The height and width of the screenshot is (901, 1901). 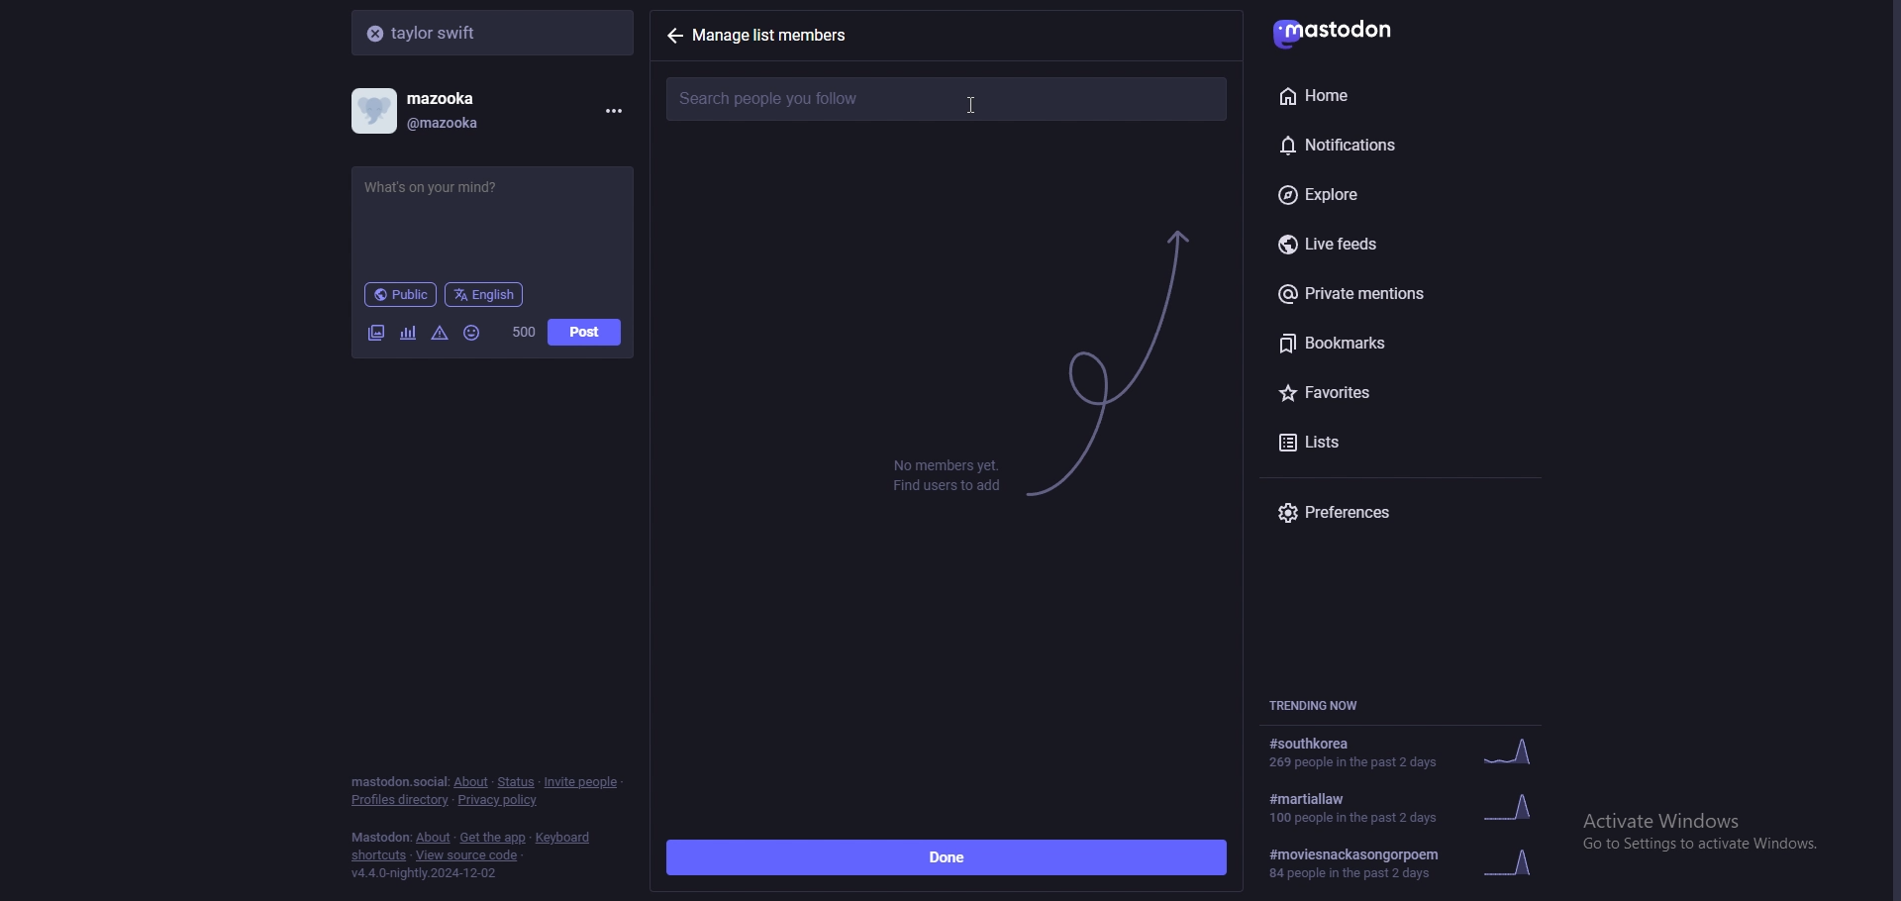 I want to click on language, so click(x=485, y=293).